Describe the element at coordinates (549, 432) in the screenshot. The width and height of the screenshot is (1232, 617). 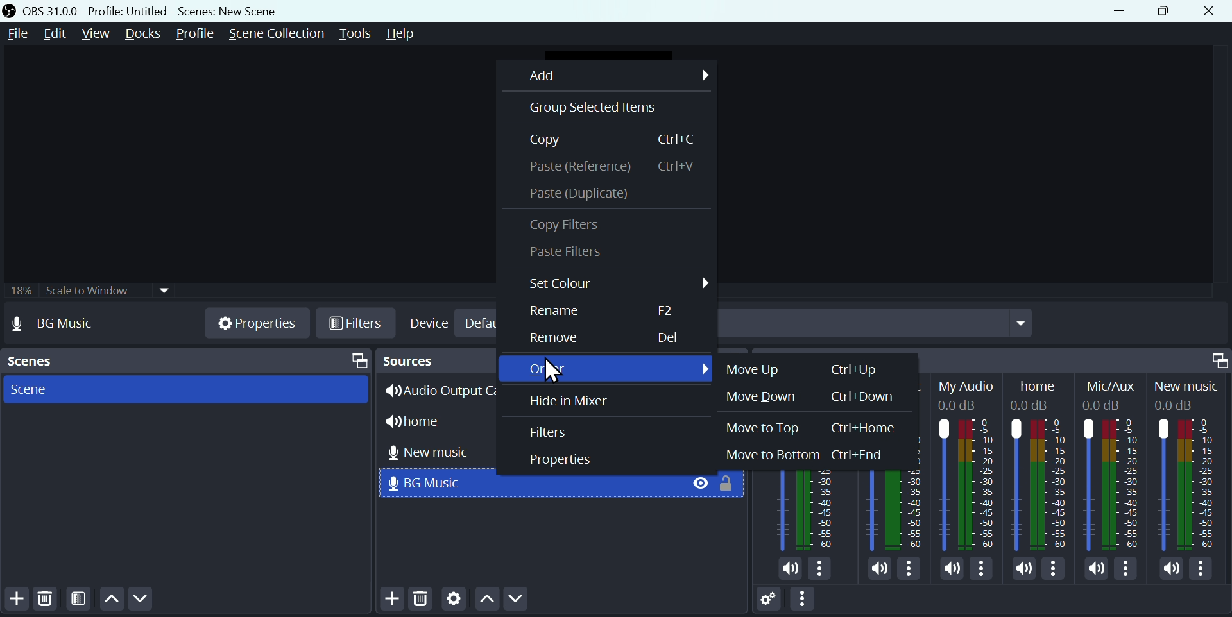
I see `Filter` at that location.